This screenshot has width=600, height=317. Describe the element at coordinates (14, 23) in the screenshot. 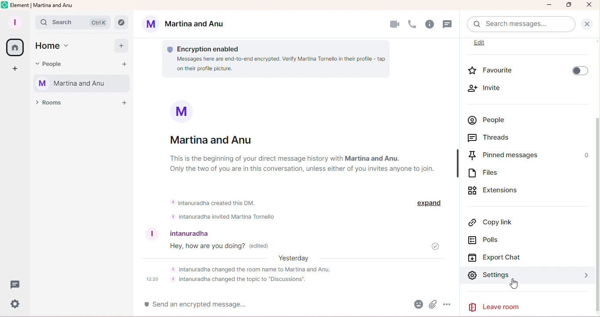

I see `Profile` at that location.